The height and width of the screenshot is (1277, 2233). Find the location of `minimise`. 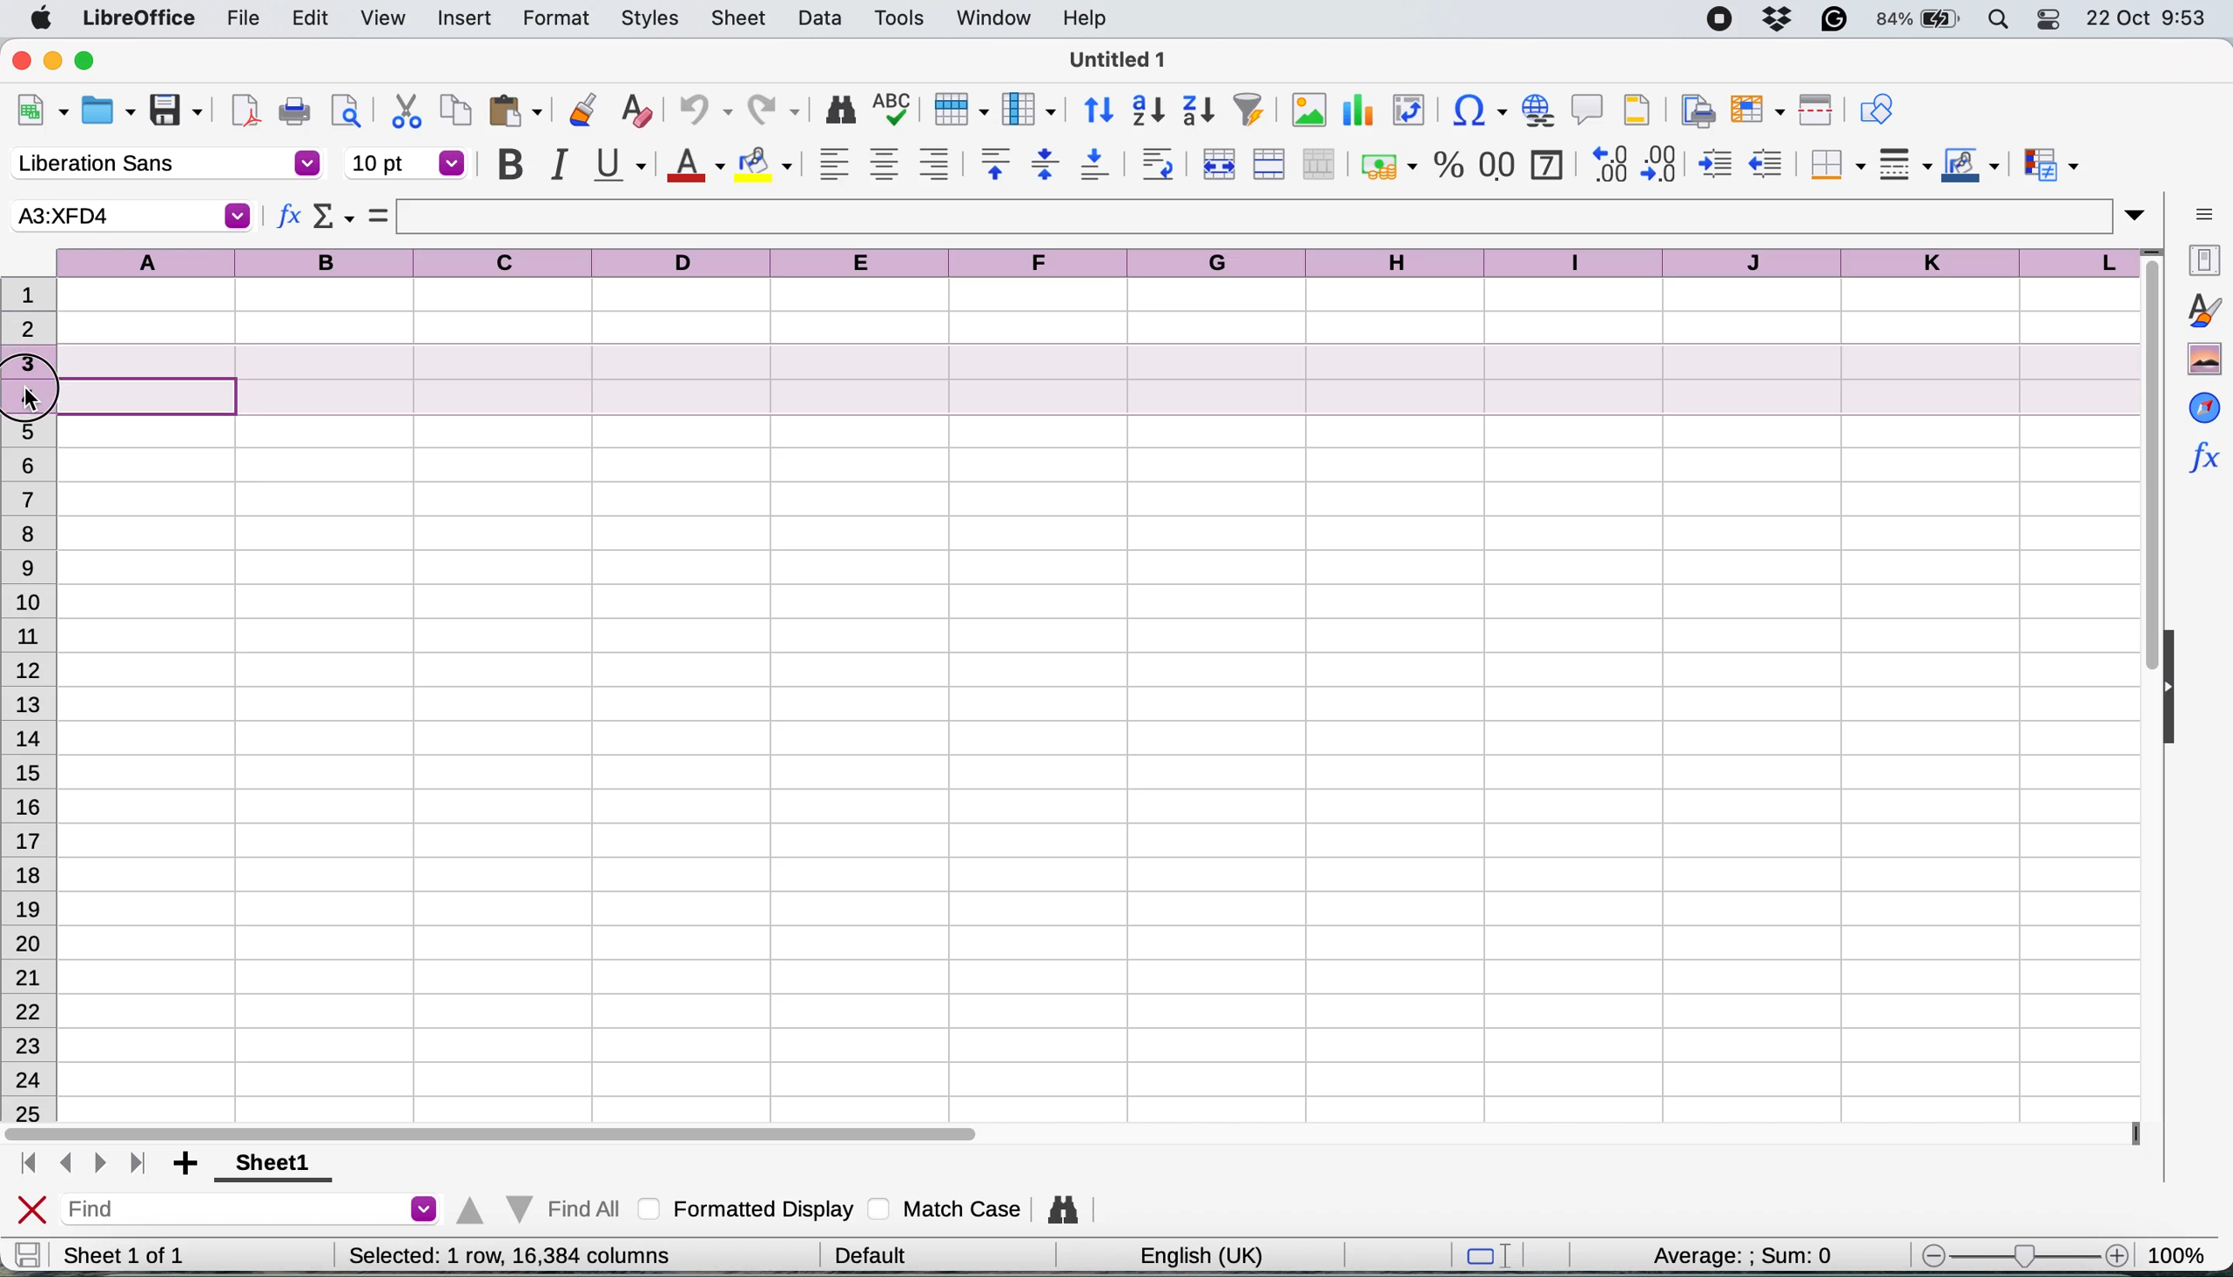

minimise is located at coordinates (55, 60).